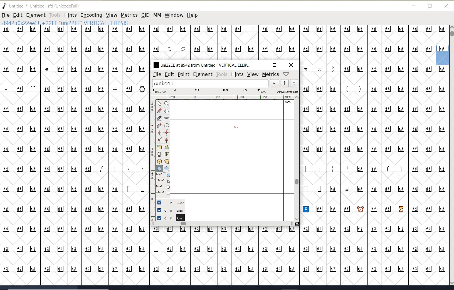  What do you see at coordinates (169, 74) in the screenshot?
I see `edit` at bounding box center [169, 74].